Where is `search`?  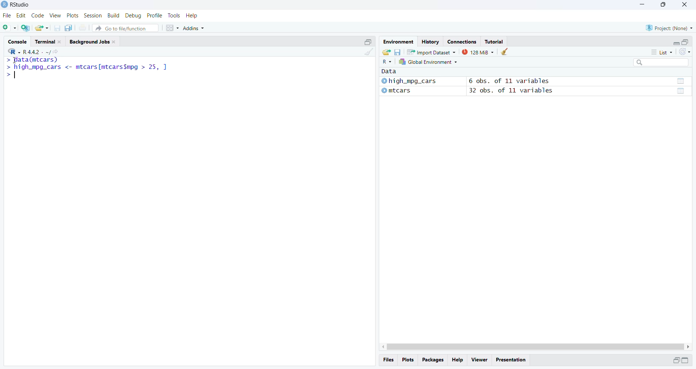 search is located at coordinates (661, 62).